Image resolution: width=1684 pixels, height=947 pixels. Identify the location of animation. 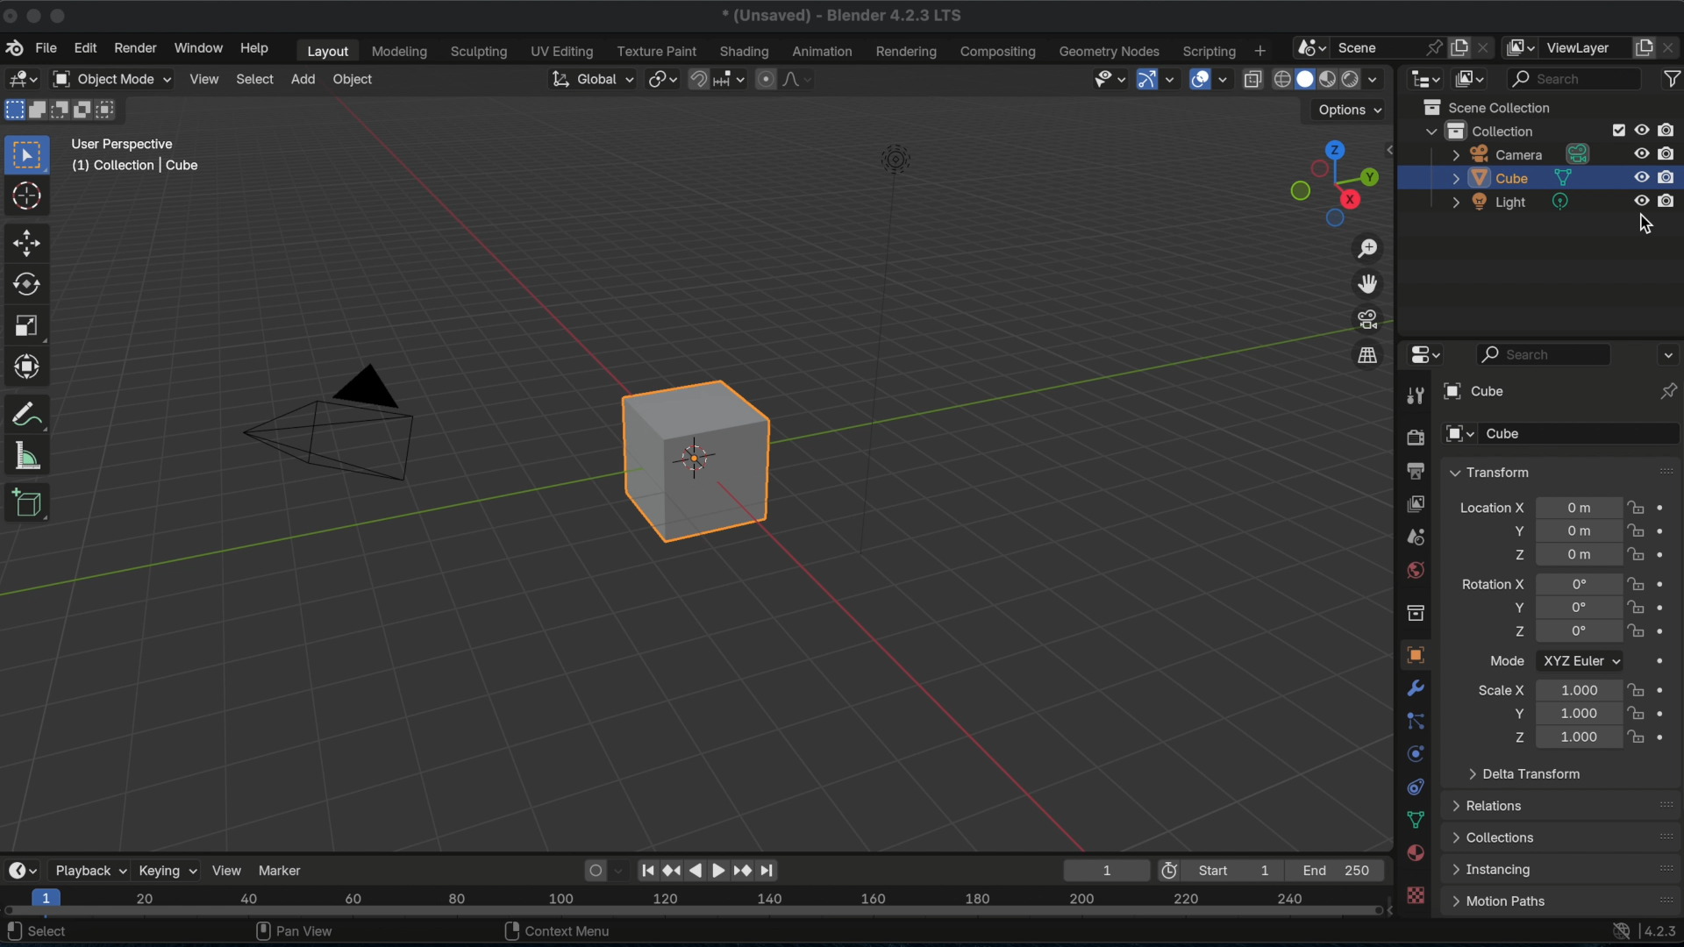
(824, 51).